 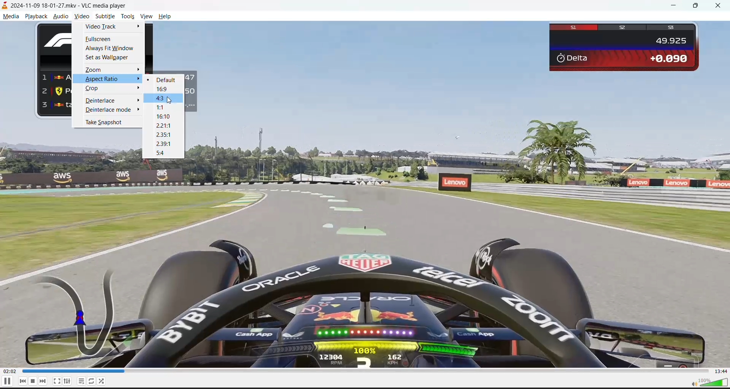 What do you see at coordinates (163, 89) in the screenshot?
I see `16:9` at bounding box center [163, 89].